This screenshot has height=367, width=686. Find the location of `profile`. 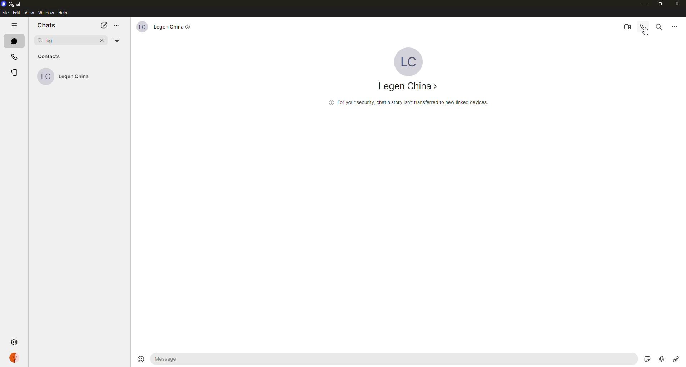

profile is located at coordinates (15, 356).